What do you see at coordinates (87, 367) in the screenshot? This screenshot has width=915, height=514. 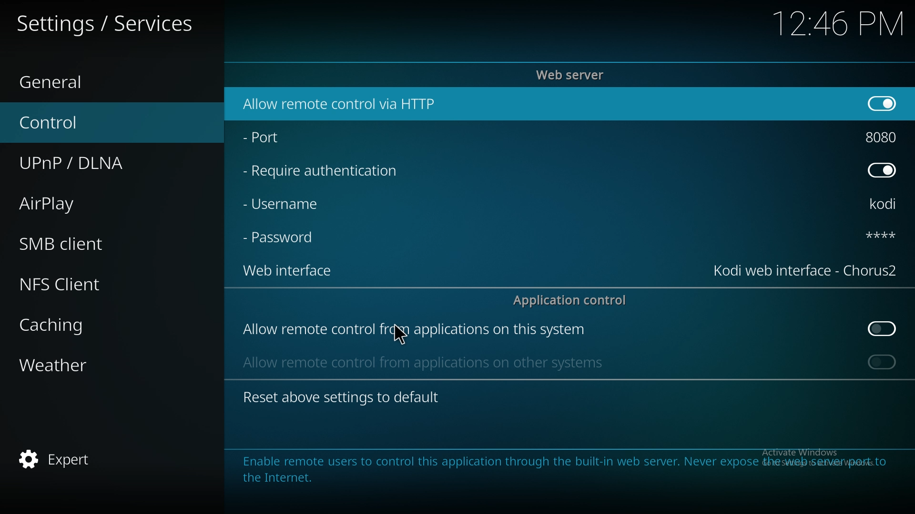 I see `weather` at bounding box center [87, 367].